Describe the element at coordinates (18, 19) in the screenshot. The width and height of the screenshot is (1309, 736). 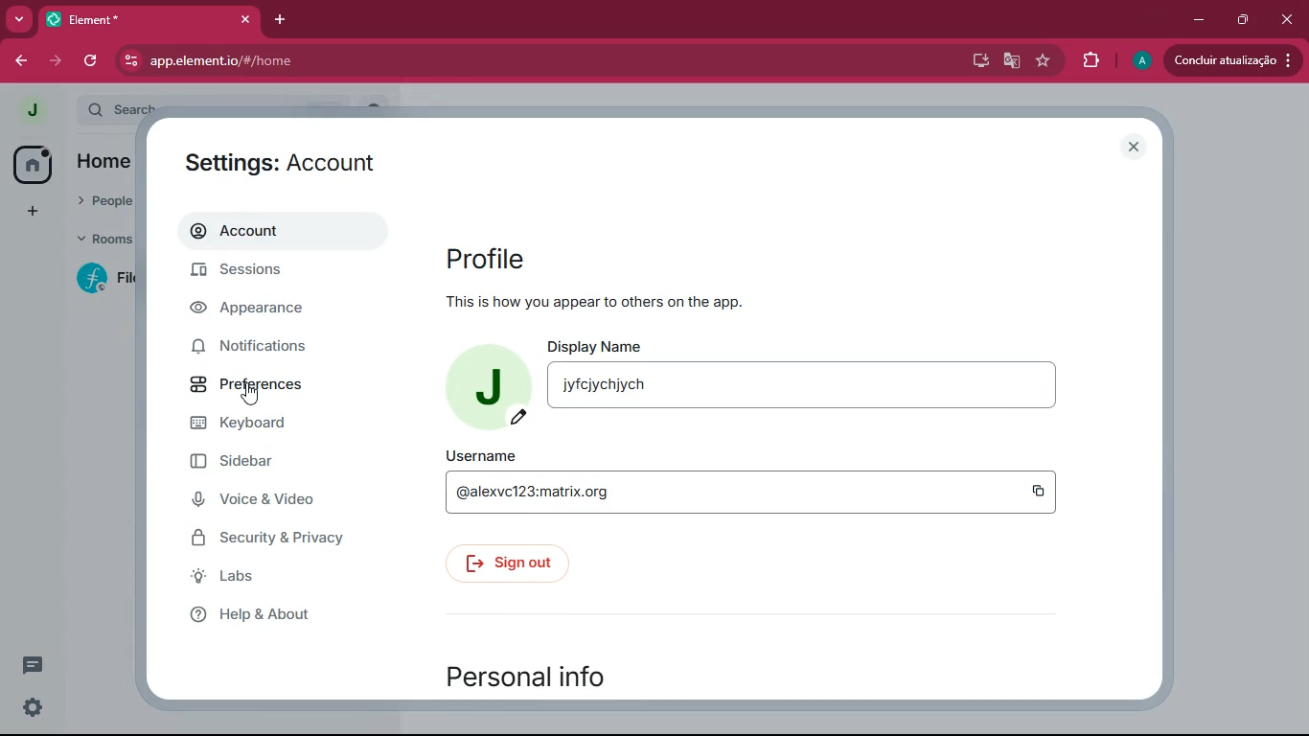
I see `more` at that location.